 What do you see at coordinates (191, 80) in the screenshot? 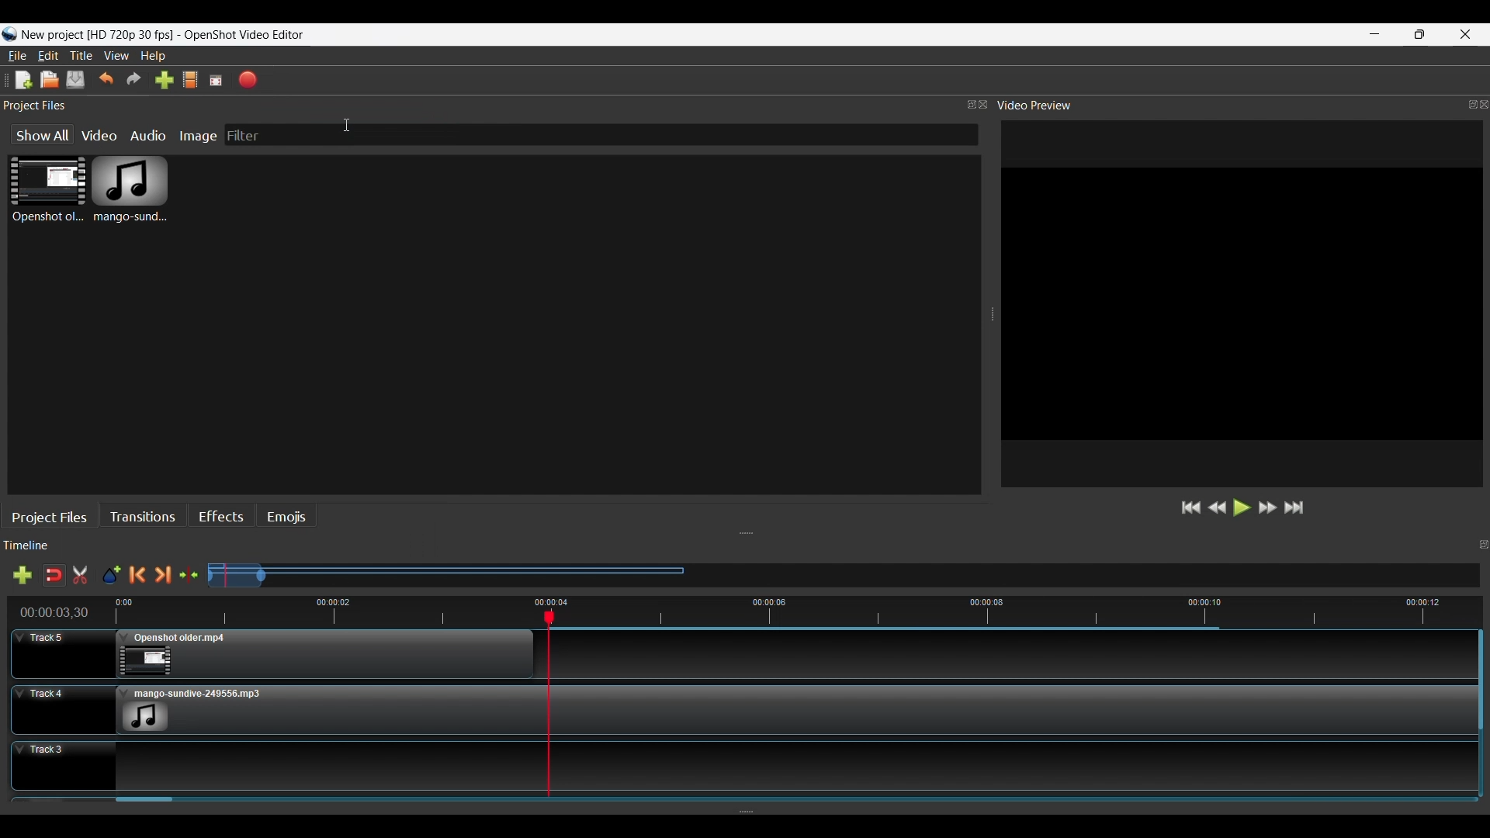
I see `Choose Profile` at bounding box center [191, 80].